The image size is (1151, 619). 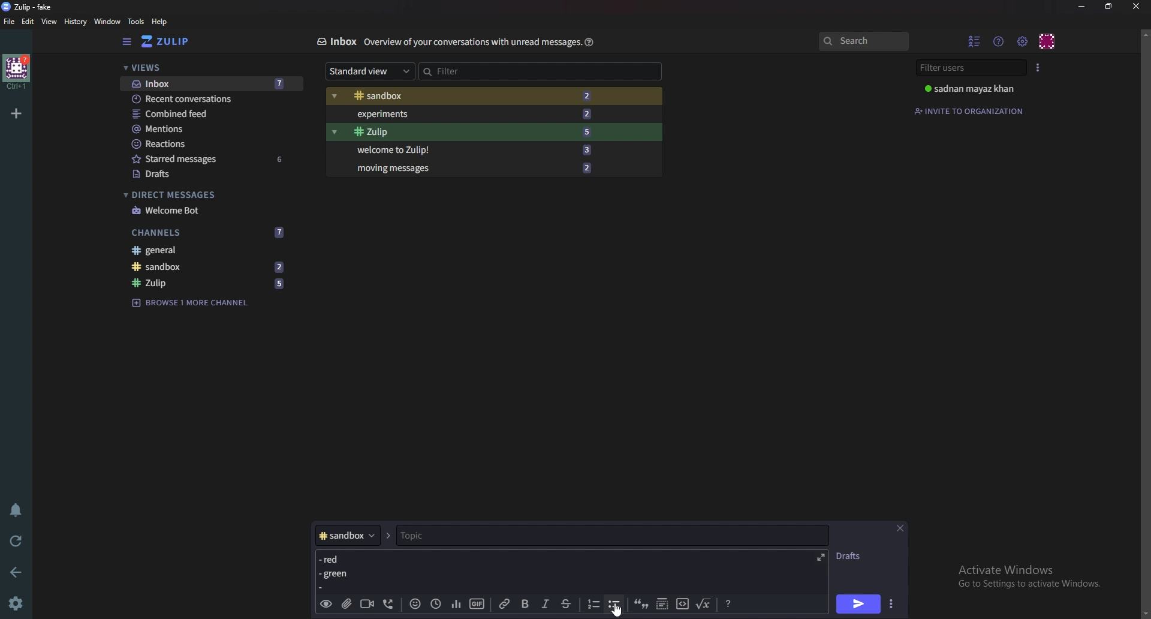 I want to click on Hide user list, so click(x=975, y=41).